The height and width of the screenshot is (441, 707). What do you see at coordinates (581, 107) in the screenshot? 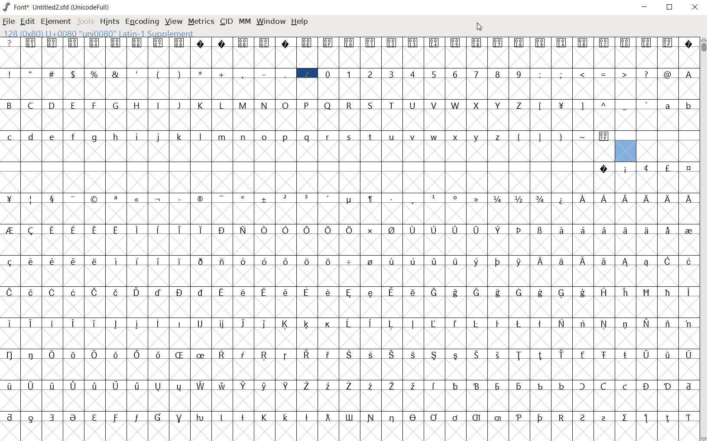
I see `glyph` at bounding box center [581, 107].